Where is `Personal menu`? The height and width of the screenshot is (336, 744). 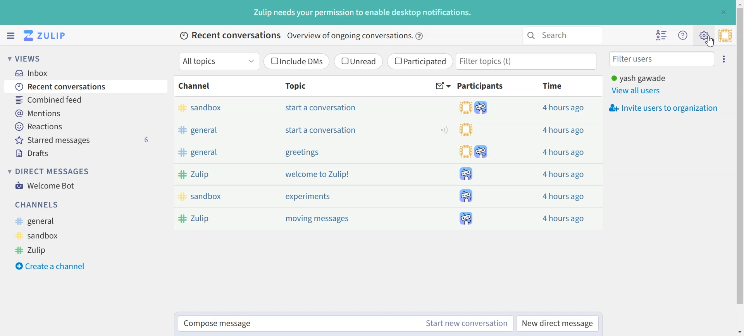 Personal menu is located at coordinates (725, 35).